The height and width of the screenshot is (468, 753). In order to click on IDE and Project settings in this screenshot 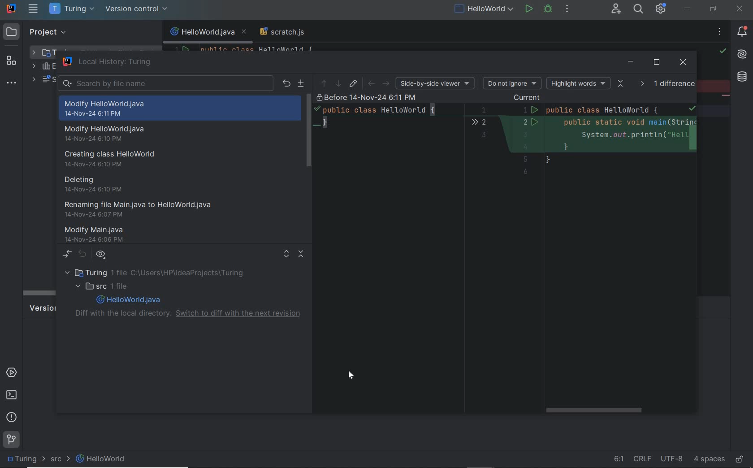, I will do `click(661, 8)`.